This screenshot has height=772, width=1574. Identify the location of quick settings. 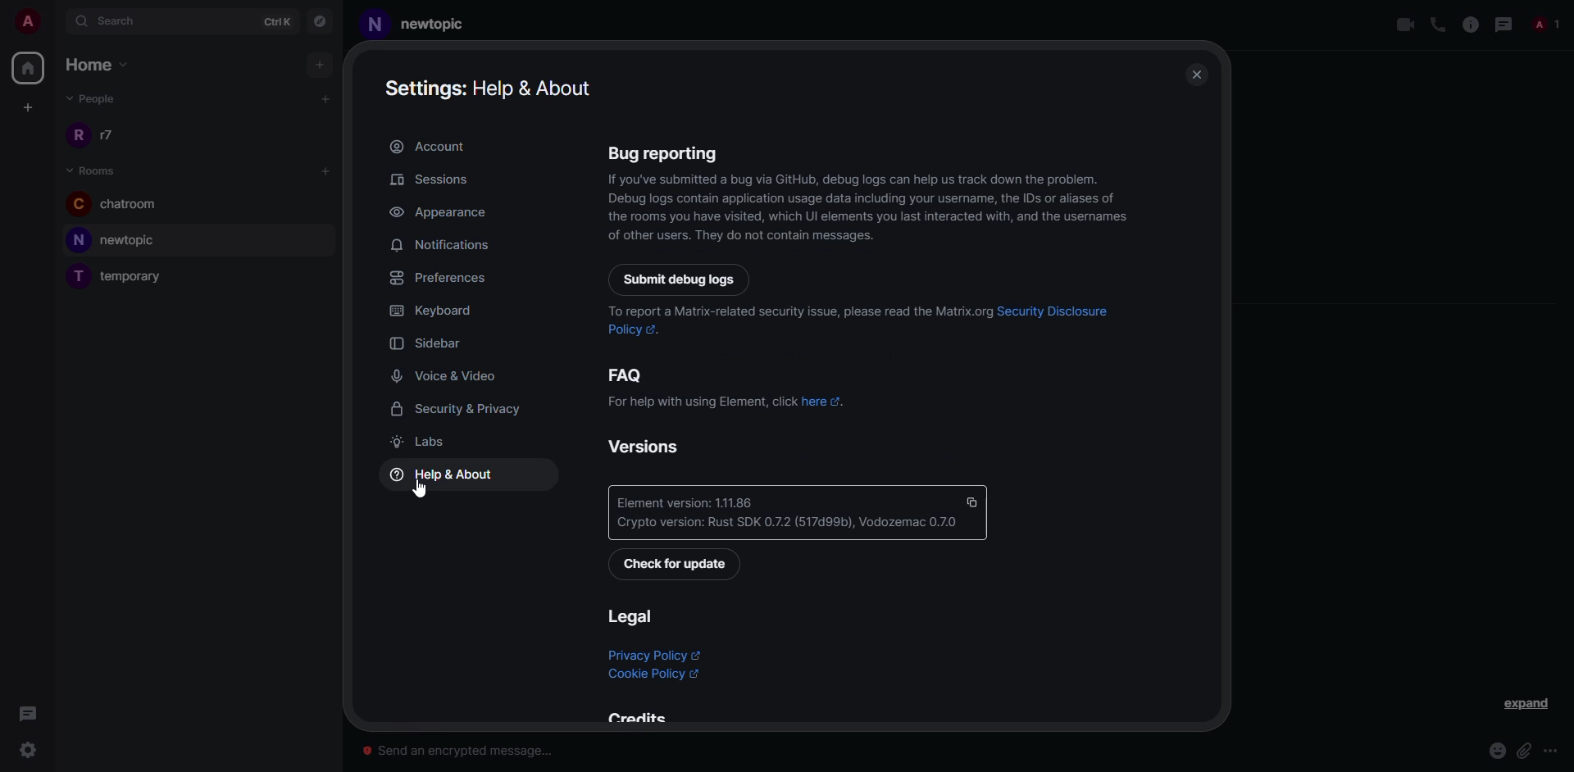
(87, 749).